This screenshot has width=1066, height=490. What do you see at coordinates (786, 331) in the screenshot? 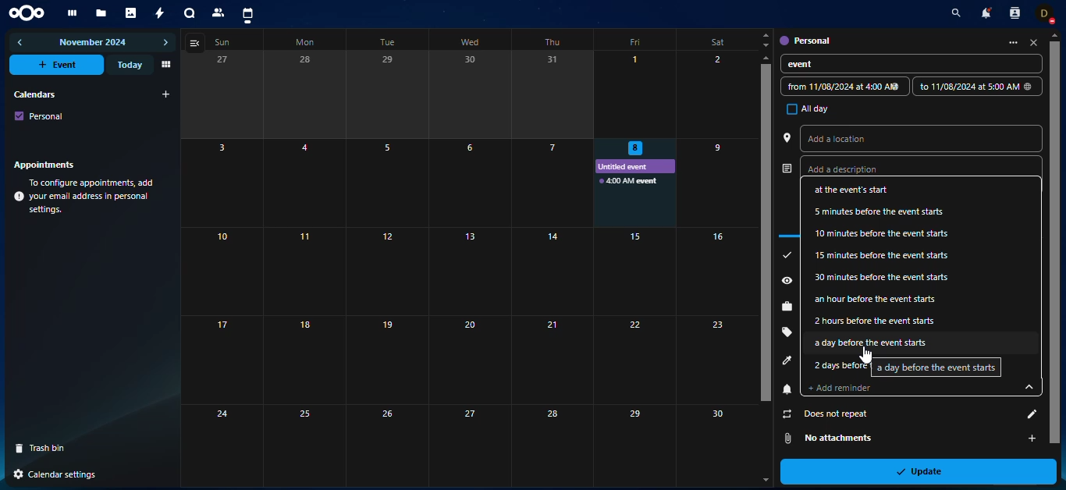
I see `tag` at bounding box center [786, 331].